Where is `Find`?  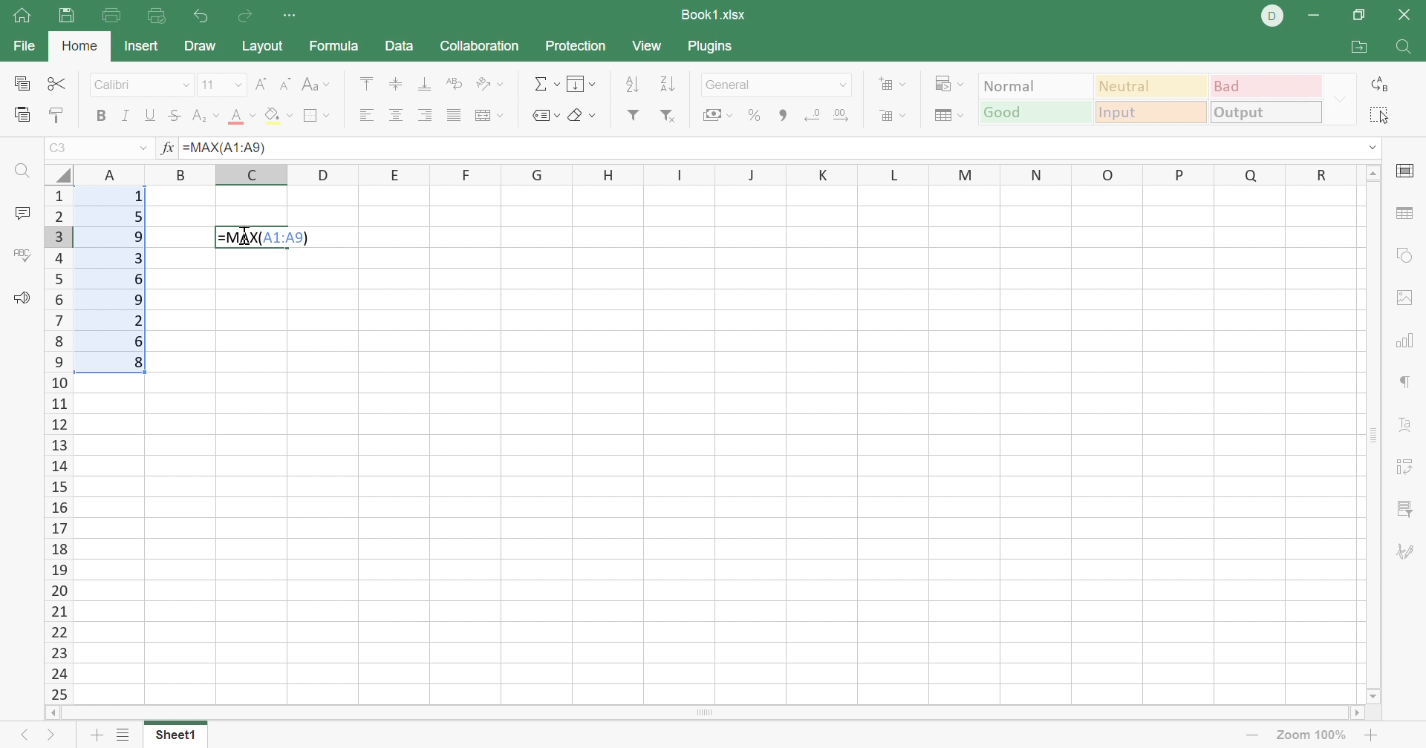 Find is located at coordinates (1407, 49).